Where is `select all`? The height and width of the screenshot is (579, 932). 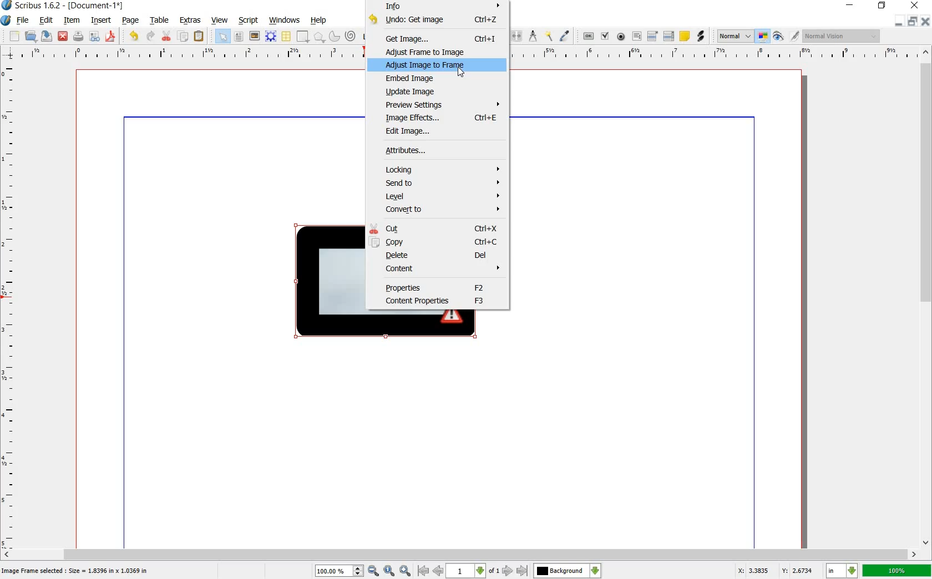 select all is located at coordinates (222, 37).